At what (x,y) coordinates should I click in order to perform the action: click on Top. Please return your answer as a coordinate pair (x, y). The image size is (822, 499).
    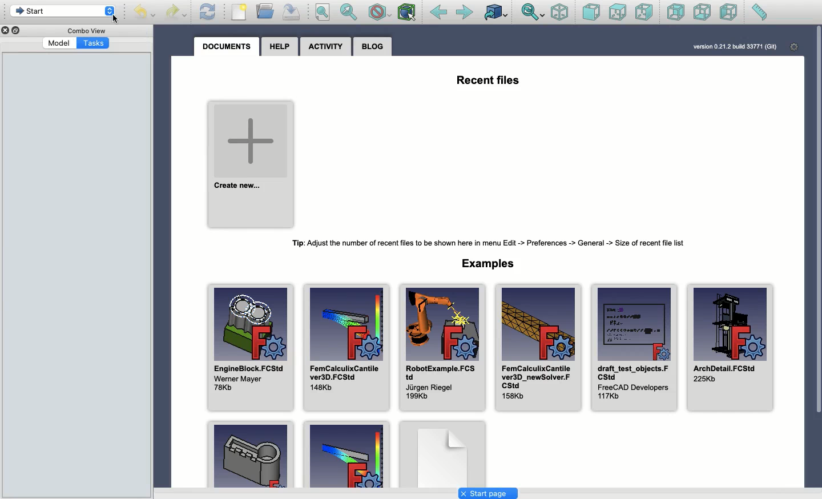
    Looking at the image, I should click on (617, 13).